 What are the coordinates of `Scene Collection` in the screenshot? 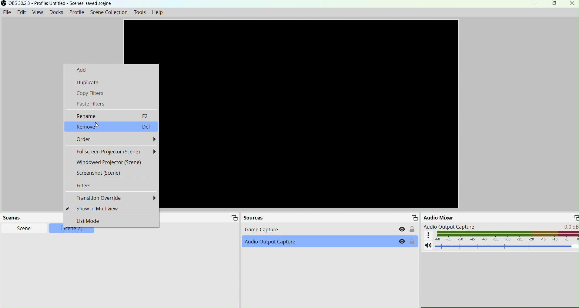 It's located at (109, 12).